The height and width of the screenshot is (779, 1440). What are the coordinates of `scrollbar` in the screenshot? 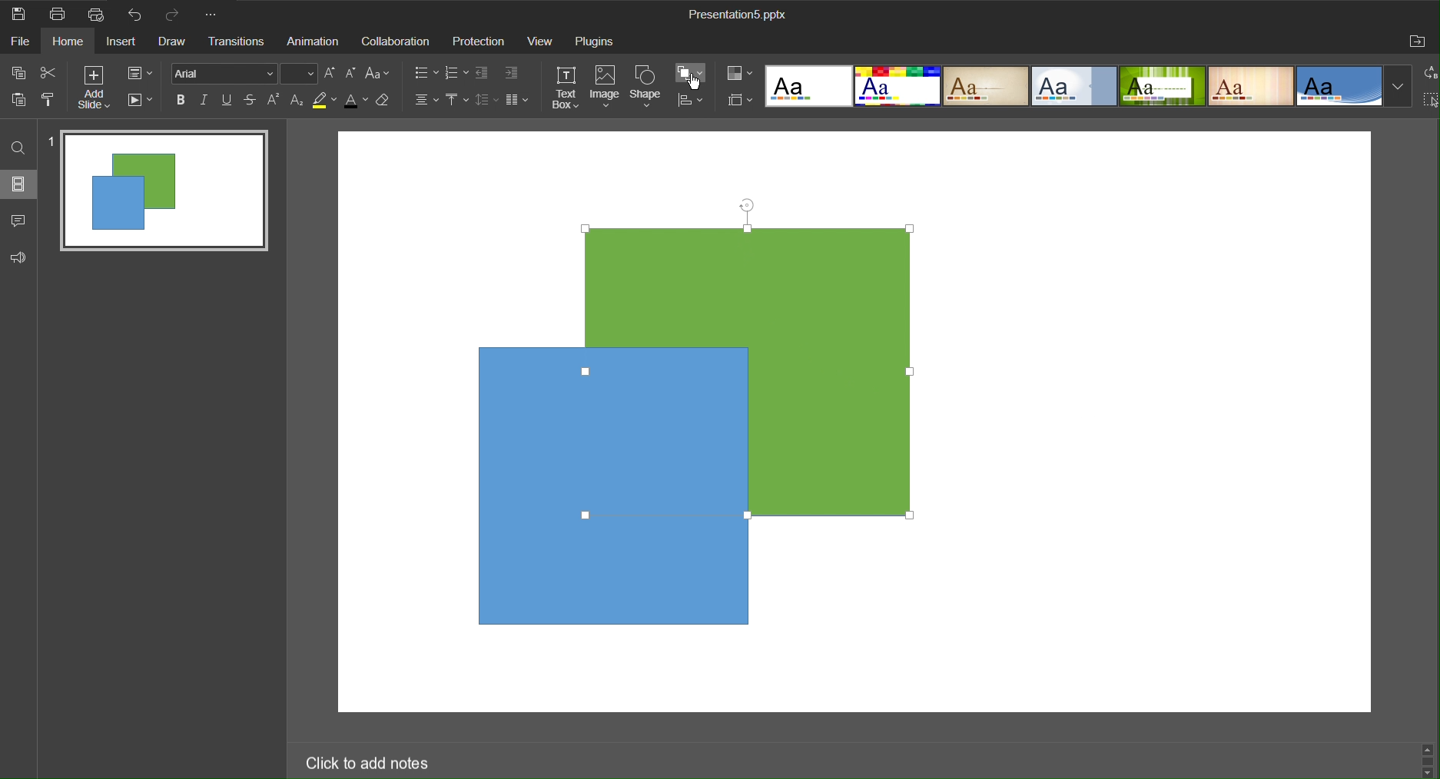 It's located at (1425, 758).